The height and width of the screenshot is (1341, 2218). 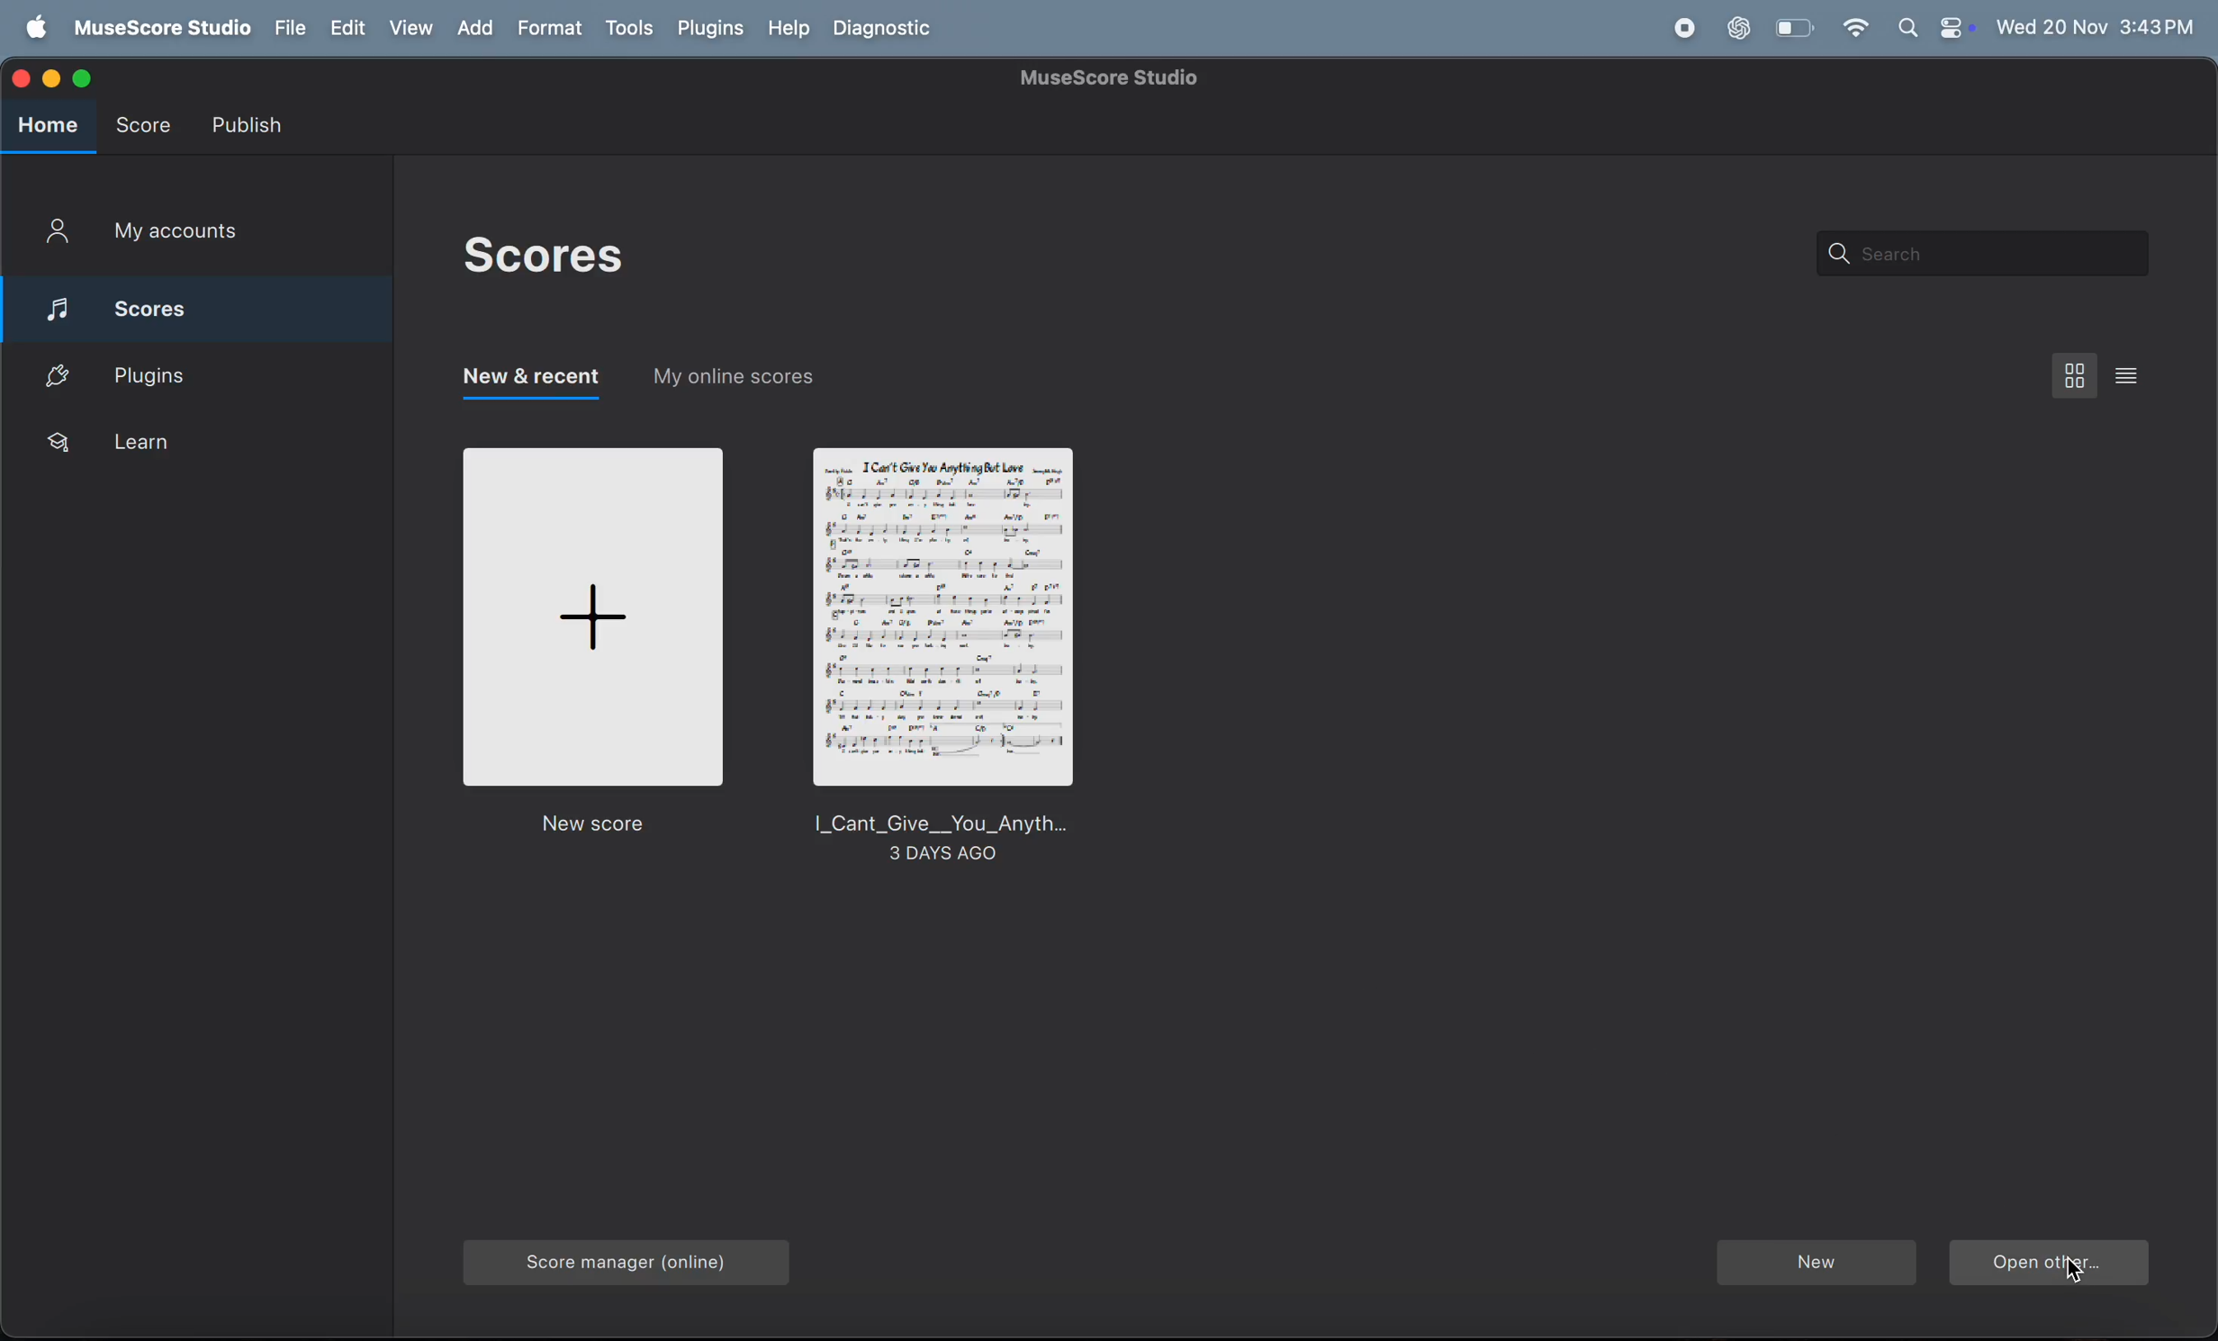 I want to click on daignostic, so click(x=893, y=28).